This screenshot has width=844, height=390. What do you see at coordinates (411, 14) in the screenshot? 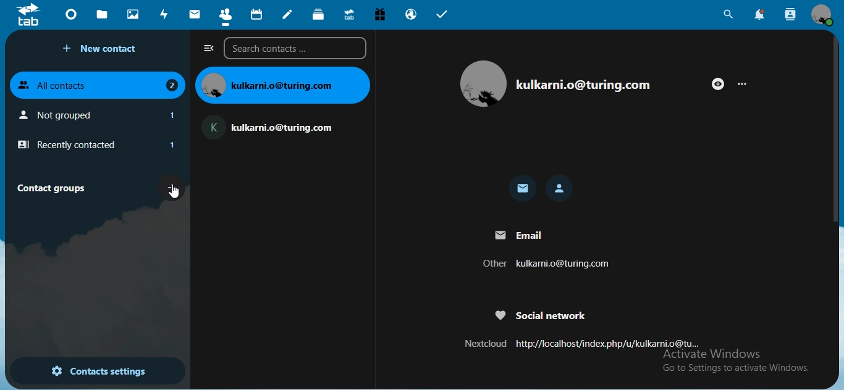
I see `email hosting` at bounding box center [411, 14].